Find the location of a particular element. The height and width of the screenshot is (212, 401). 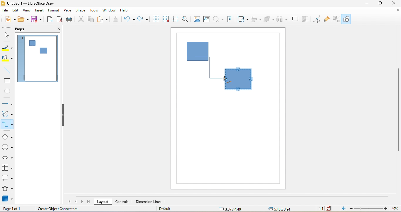

flow chart is located at coordinates (8, 168).